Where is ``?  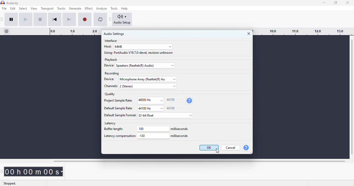
 is located at coordinates (120, 115).